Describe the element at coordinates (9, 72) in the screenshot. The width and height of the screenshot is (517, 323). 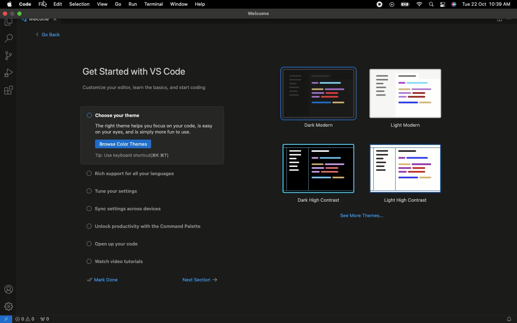
I see `Run and debug` at that location.